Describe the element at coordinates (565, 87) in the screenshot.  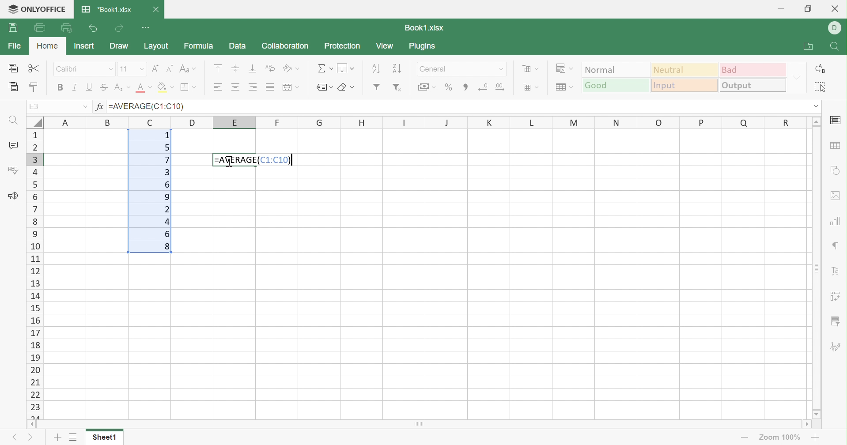
I see `Format table as template` at that location.